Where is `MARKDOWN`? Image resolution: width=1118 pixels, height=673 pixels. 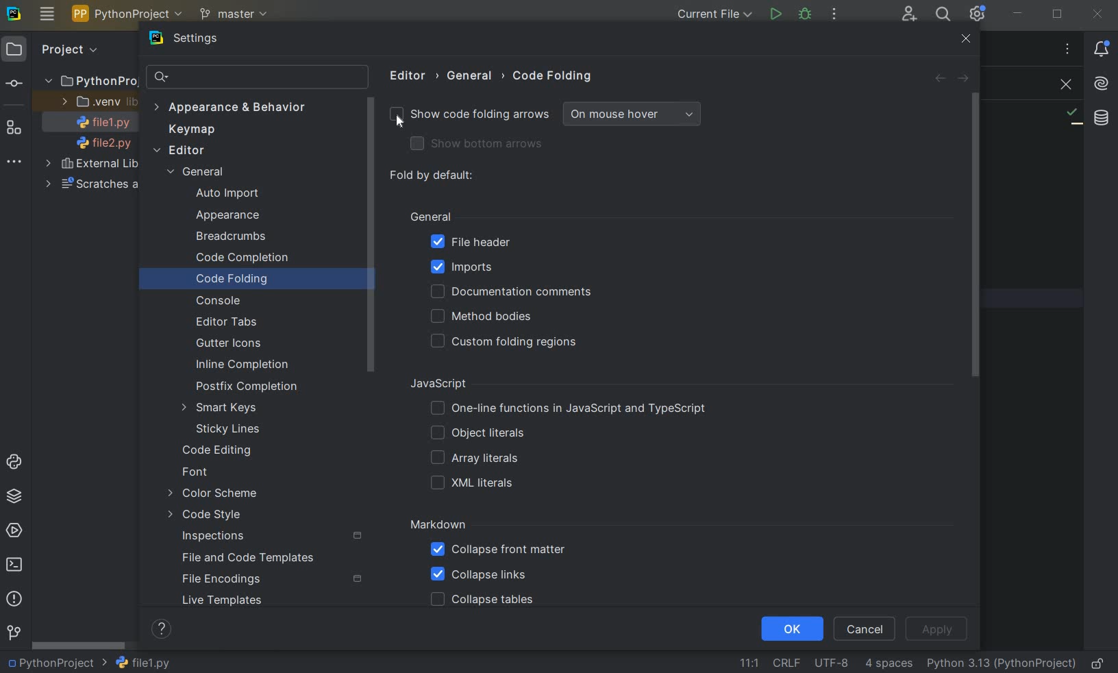 MARKDOWN is located at coordinates (438, 525).